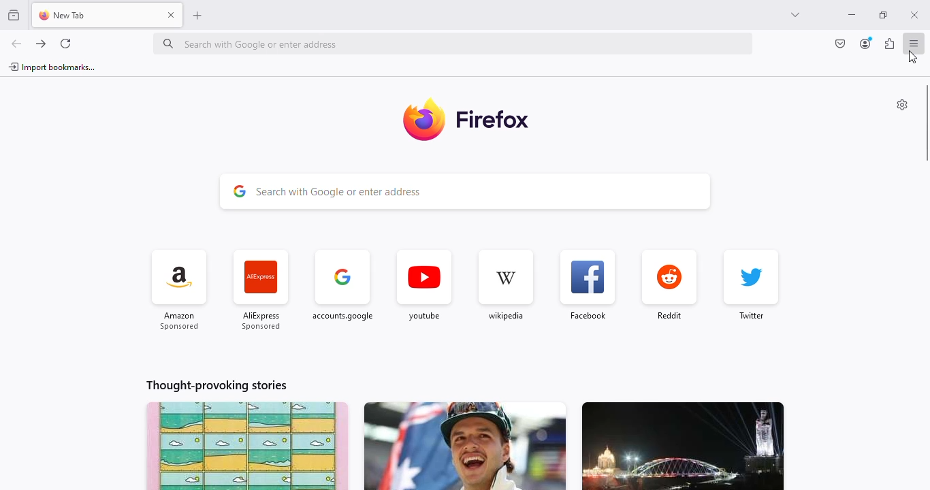 This screenshot has width=930, height=490. What do you see at coordinates (914, 43) in the screenshot?
I see `open application menu` at bounding box center [914, 43].